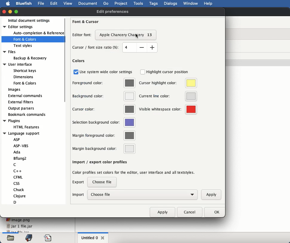  What do you see at coordinates (27, 115) in the screenshot?
I see `bookmark commands` at bounding box center [27, 115].